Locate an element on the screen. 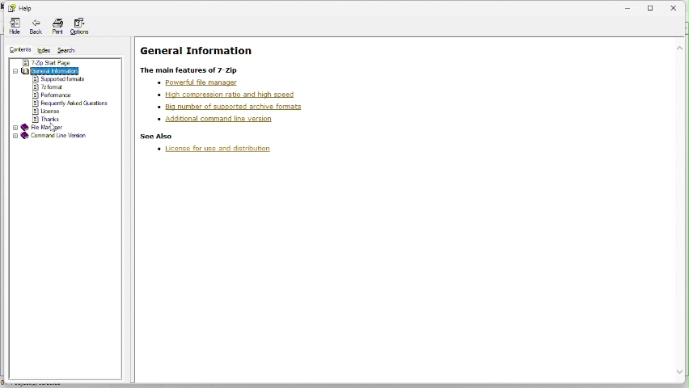  Big number of supported archive formats is located at coordinates (234, 105).